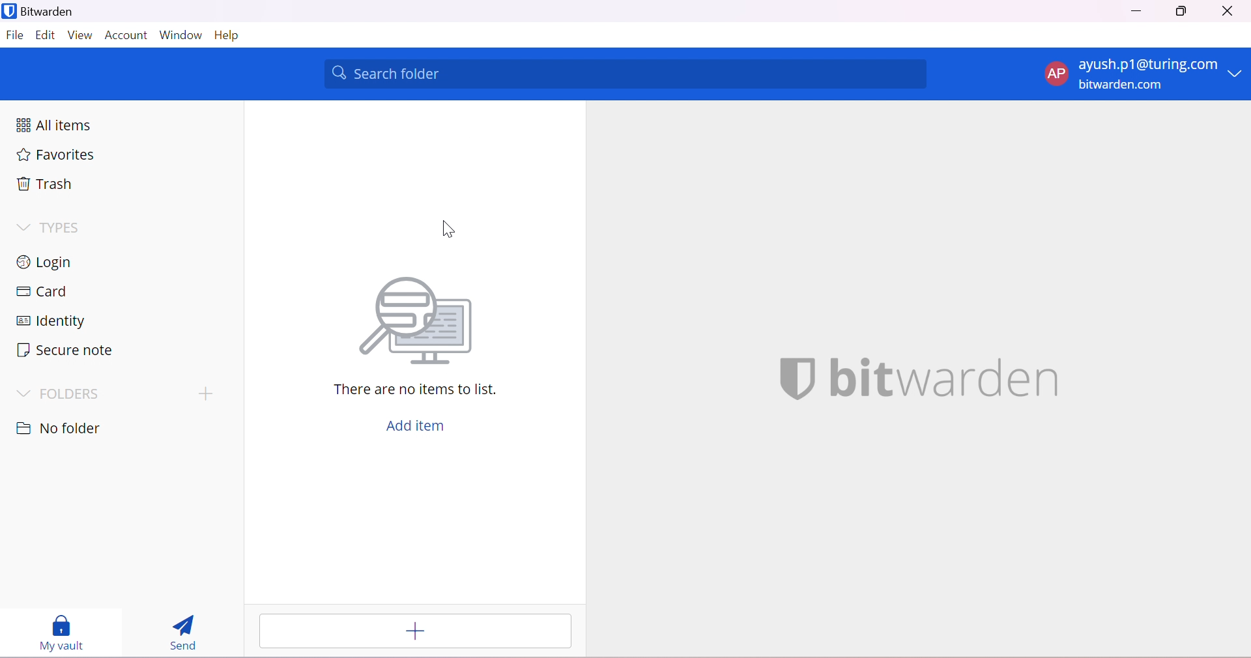 This screenshot has height=658, width=1251. I want to click on Edit, so click(45, 36).